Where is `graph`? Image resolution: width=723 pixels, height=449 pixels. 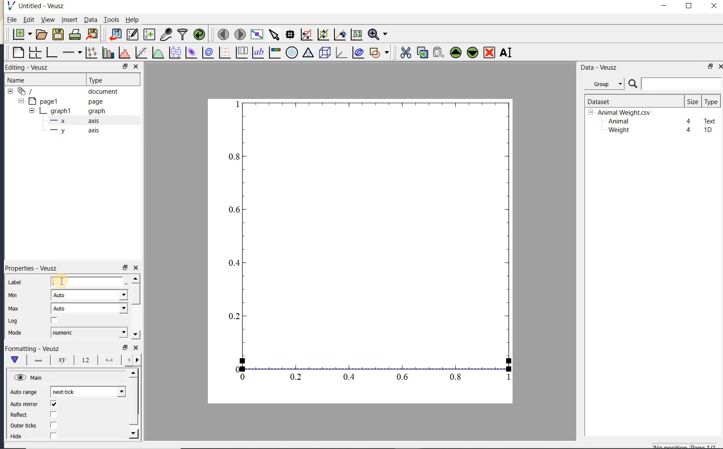
graph is located at coordinates (371, 243).